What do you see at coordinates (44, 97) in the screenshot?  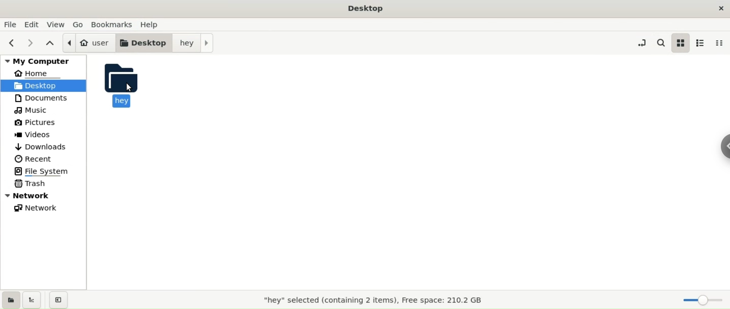 I see `documents` at bounding box center [44, 97].